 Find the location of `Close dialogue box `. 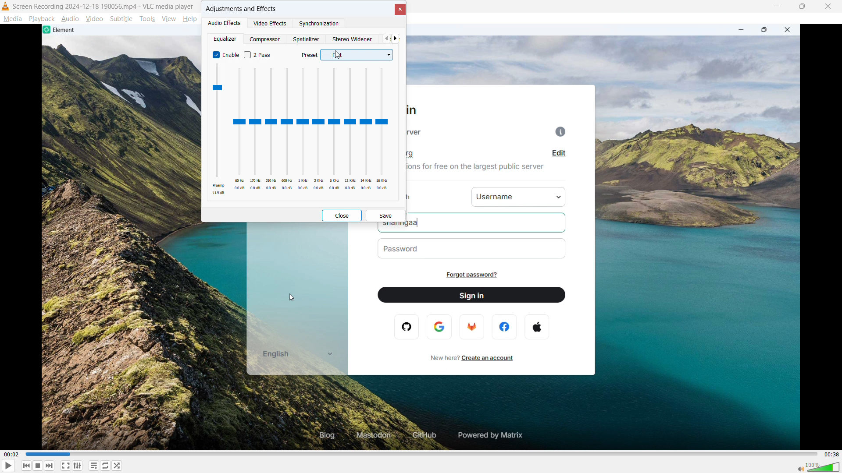

Close dialogue box  is located at coordinates (399, 9).